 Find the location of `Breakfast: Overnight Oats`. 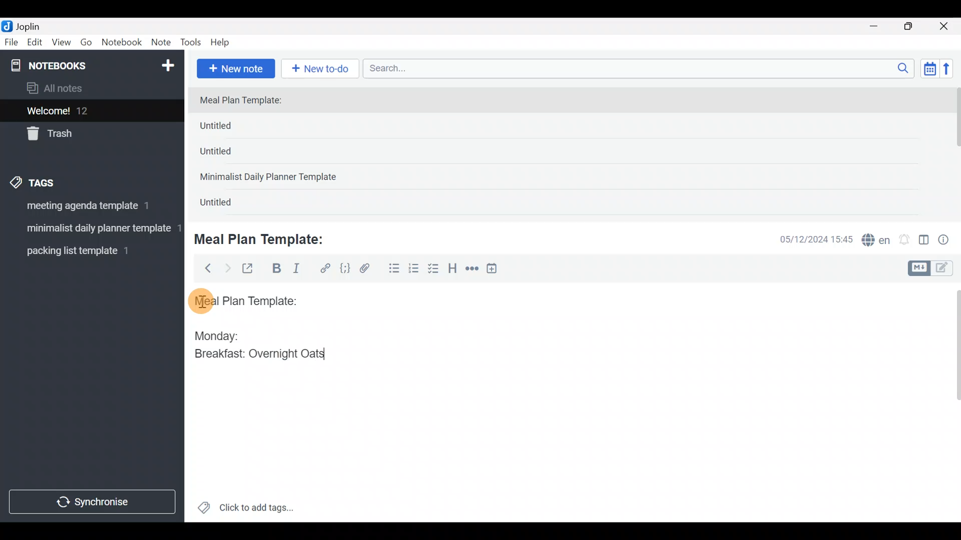

Breakfast: Overnight Oats is located at coordinates (258, 355).